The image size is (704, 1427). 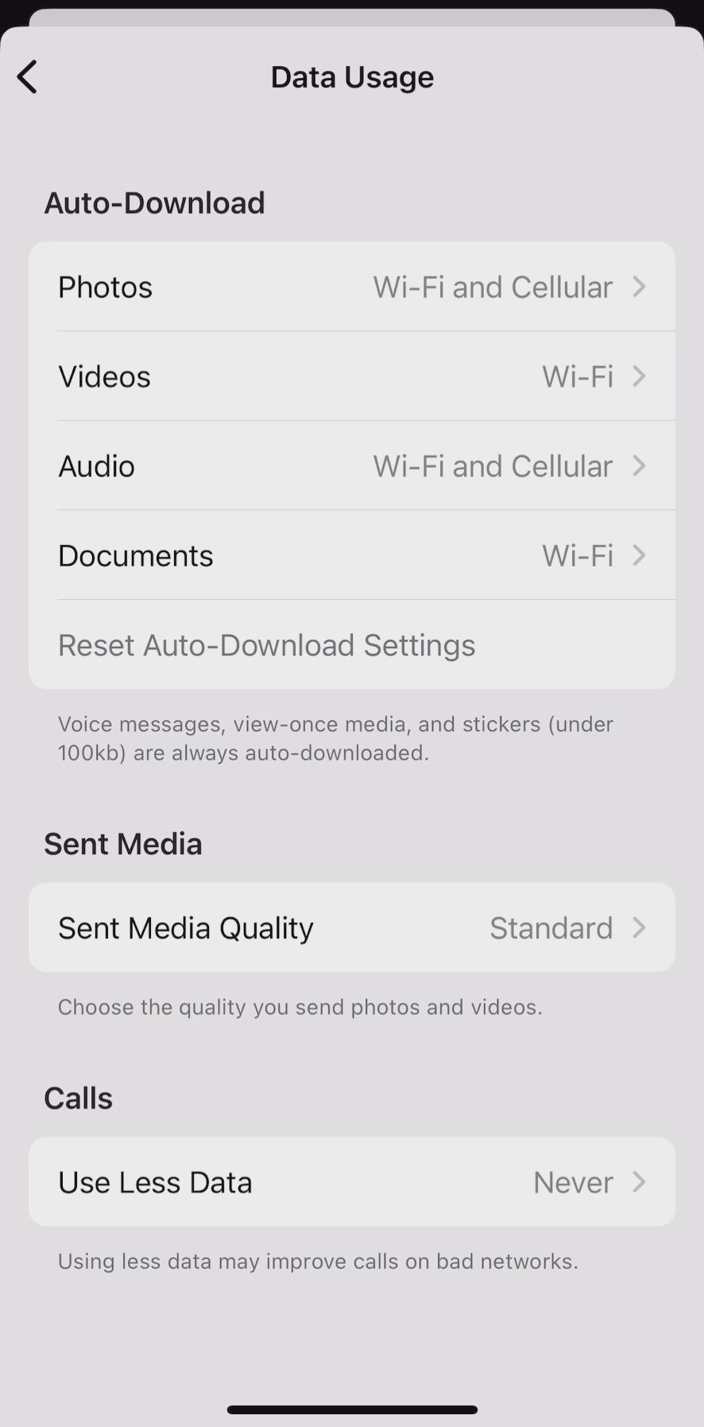 I want to click on using less data may improve, so click(x=317, y=1261).